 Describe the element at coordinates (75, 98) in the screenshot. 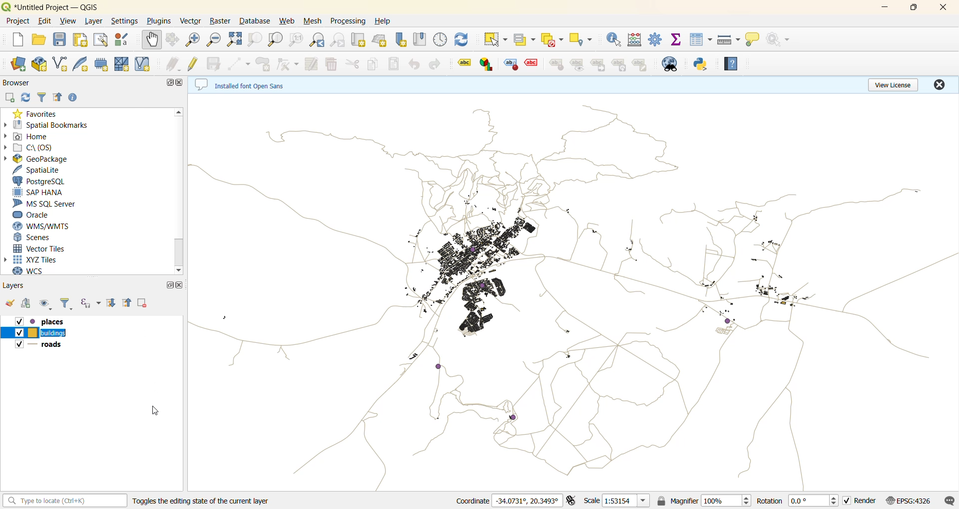

I see `enable/disable properties` at that location.